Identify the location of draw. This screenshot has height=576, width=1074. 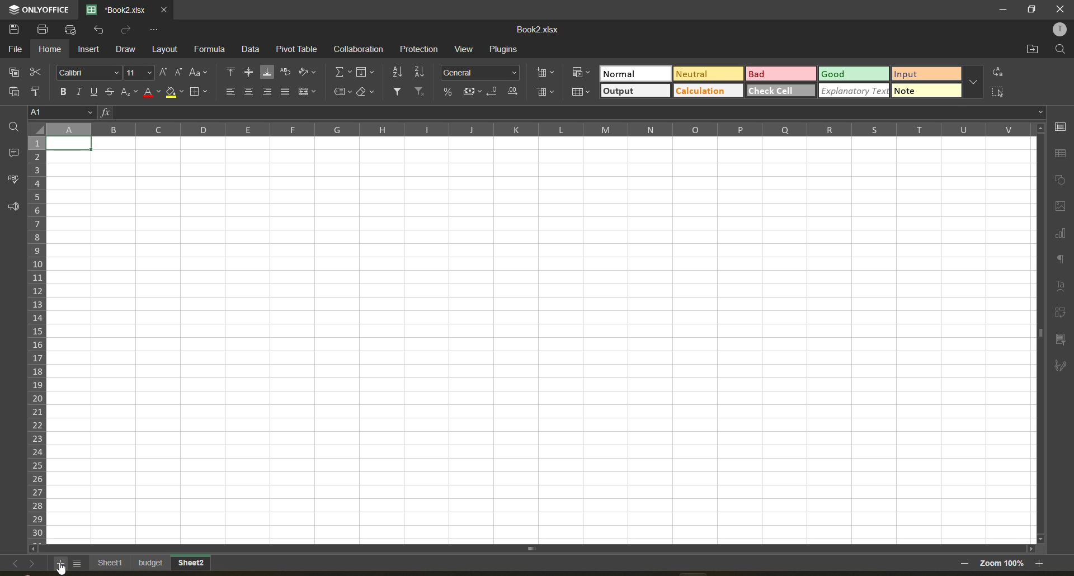
(130, 50).